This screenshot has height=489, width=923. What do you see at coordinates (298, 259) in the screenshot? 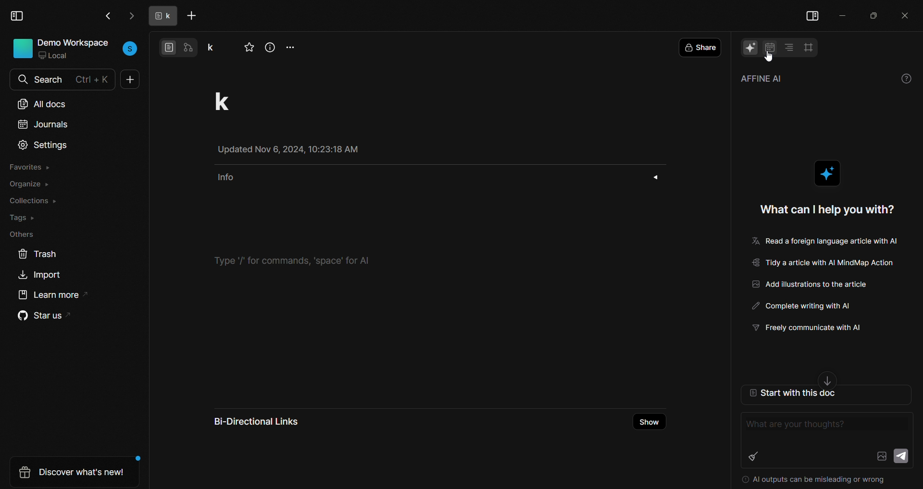
I see `type '/' for commands, 'space'' for ai` at bounding box center [298, 259].